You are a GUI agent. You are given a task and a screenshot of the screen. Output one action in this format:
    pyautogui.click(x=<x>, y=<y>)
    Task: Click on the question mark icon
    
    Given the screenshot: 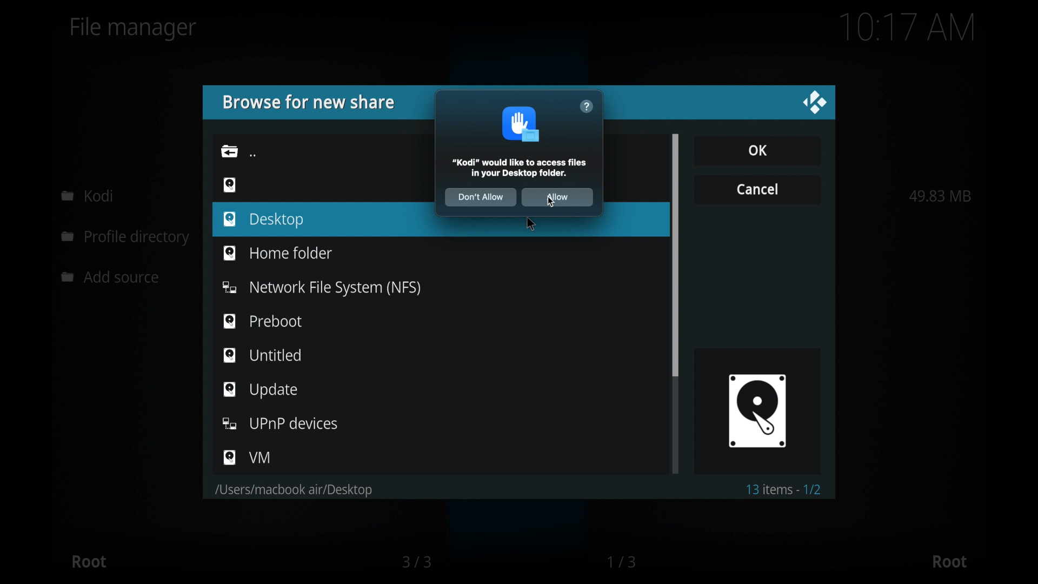 What is the action you would take?
    pyautogui.click(x=587, y=107)
    